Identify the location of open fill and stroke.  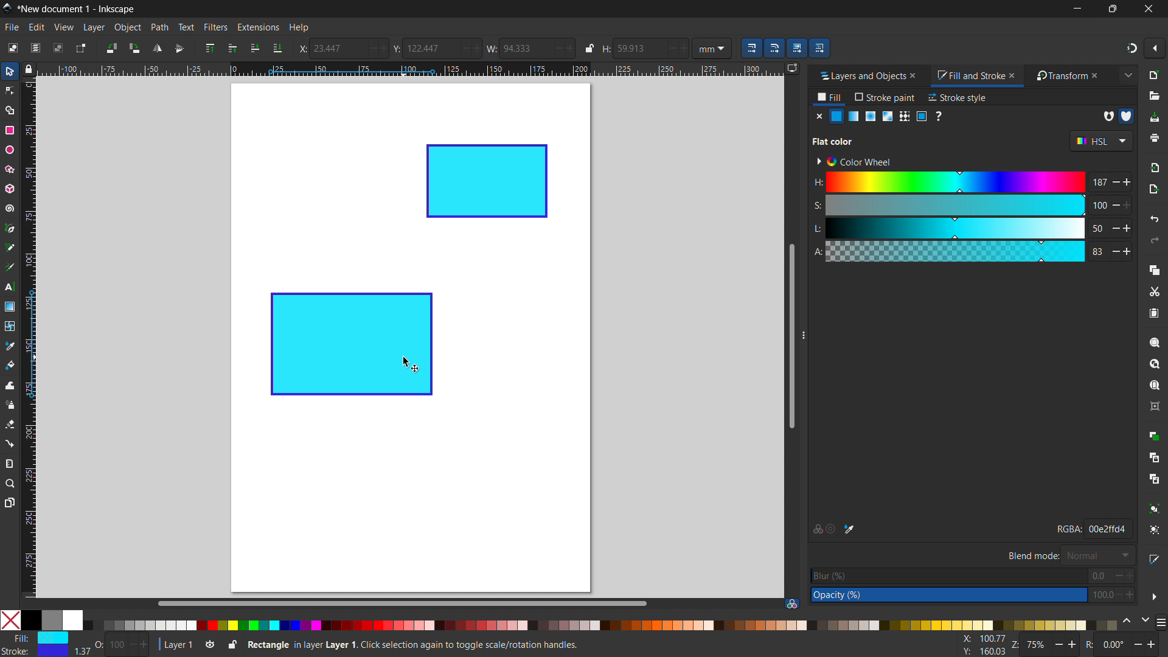
(1155, 558).